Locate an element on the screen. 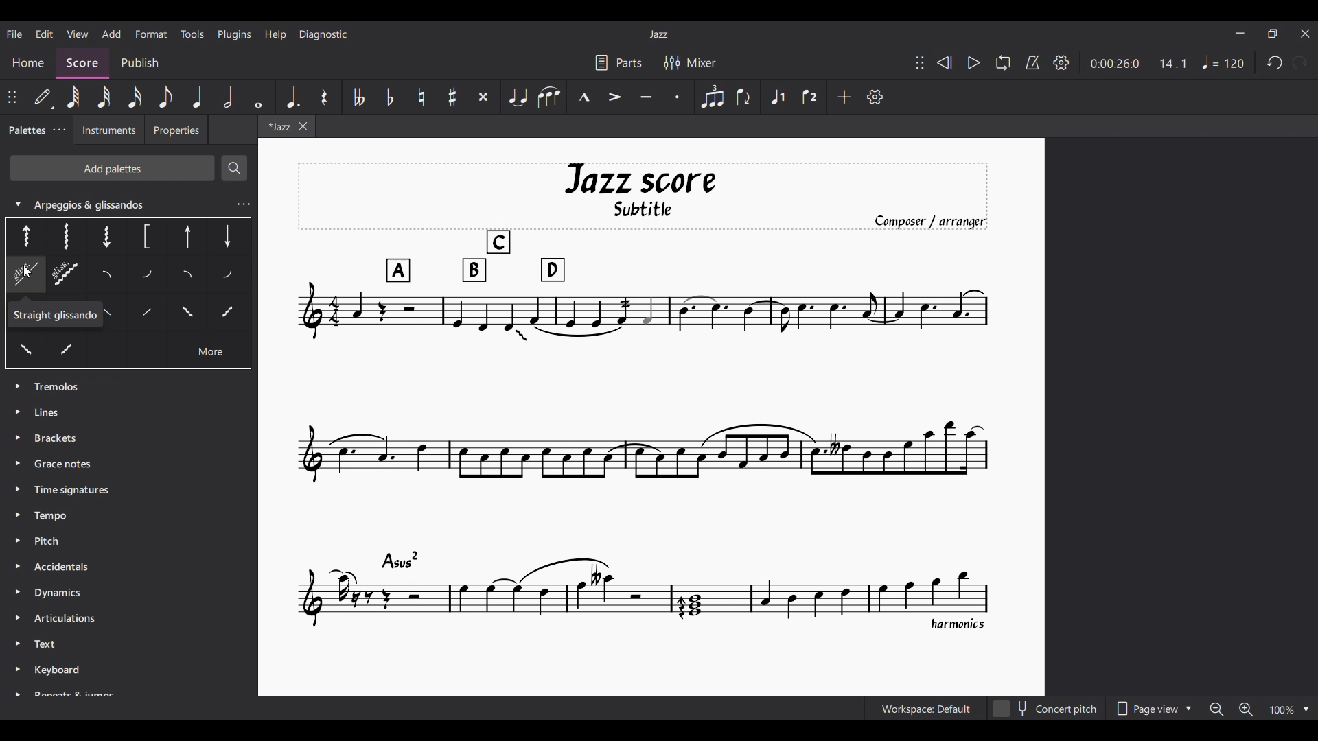  Plate 6 is located at coordinates (227, 235).